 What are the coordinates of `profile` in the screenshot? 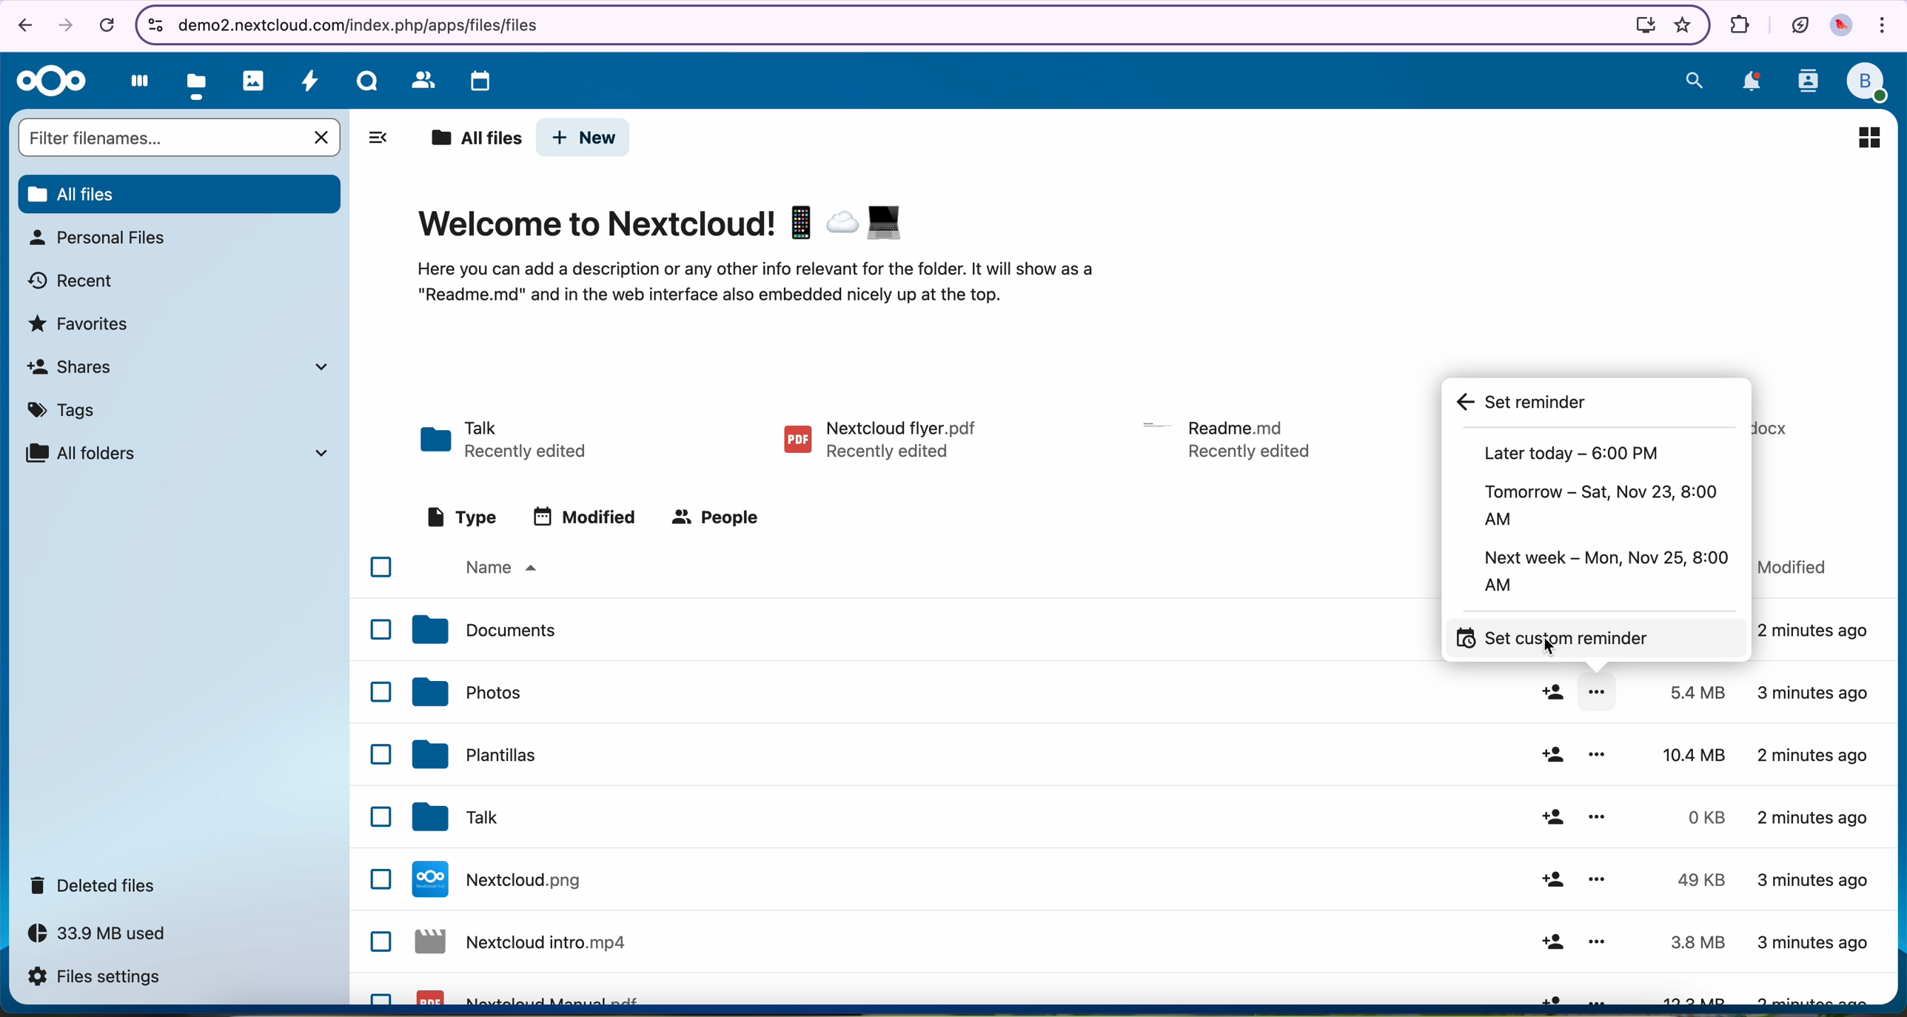 It's located at (1870, 79).